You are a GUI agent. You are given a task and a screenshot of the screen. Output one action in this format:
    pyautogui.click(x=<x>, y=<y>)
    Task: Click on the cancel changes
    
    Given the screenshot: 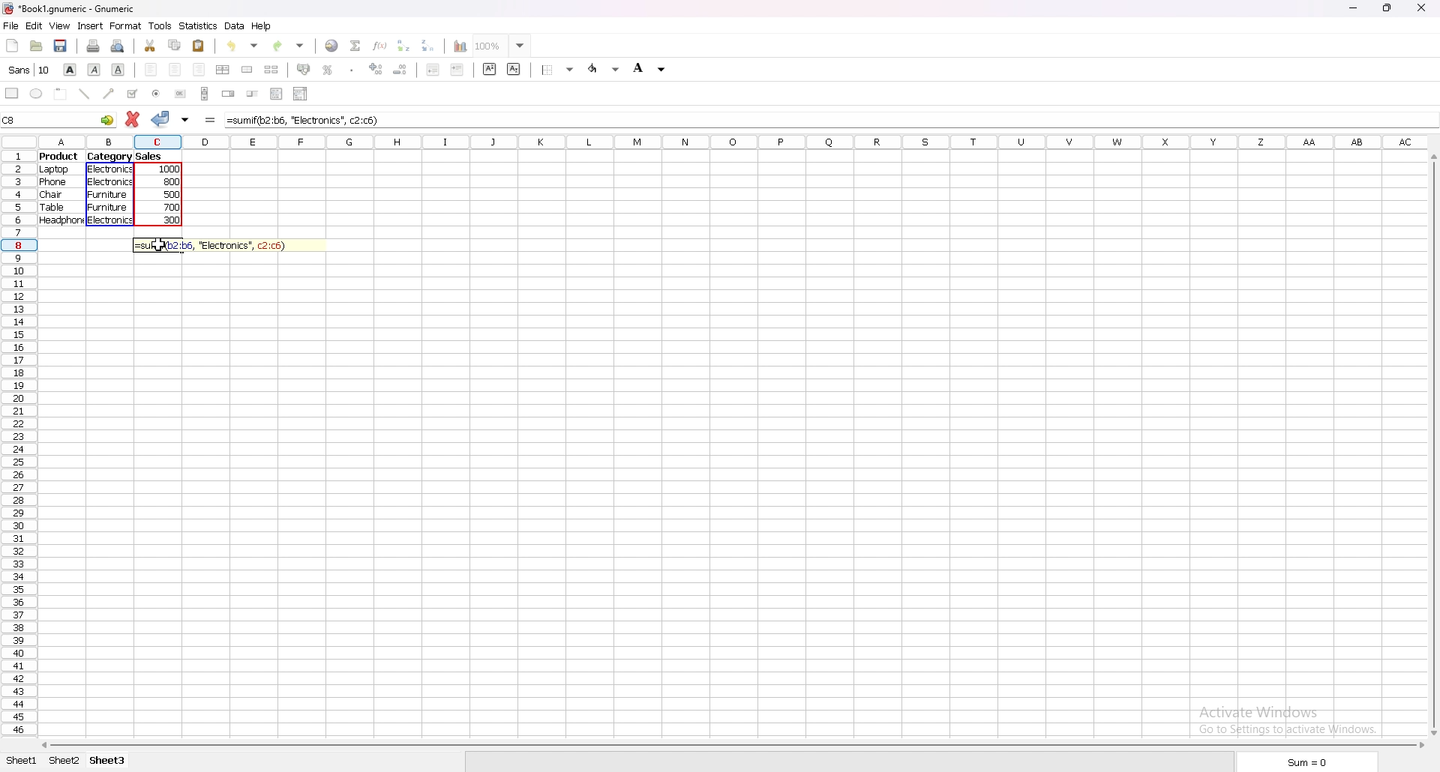 What is the action you would take?
    pyautogui.click(x=132, y=118)
    